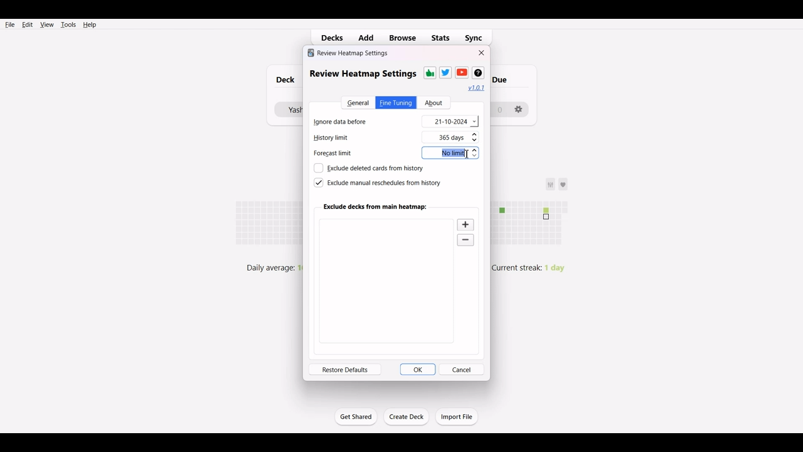 The height and width of the screenshot is (452, 803). What do you see at coordinates (457, 416) in the screenshot?
I see `Import File` at bounding box center [457, 416].